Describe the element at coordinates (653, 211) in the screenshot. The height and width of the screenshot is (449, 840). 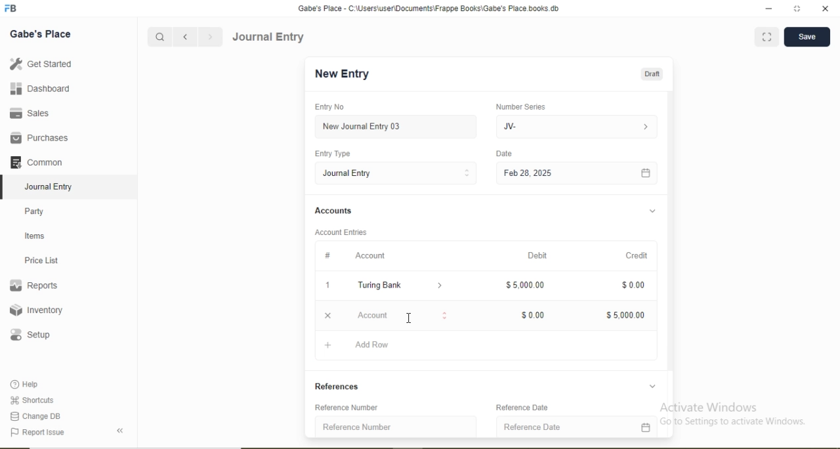
I see `Dropdown` at that location.